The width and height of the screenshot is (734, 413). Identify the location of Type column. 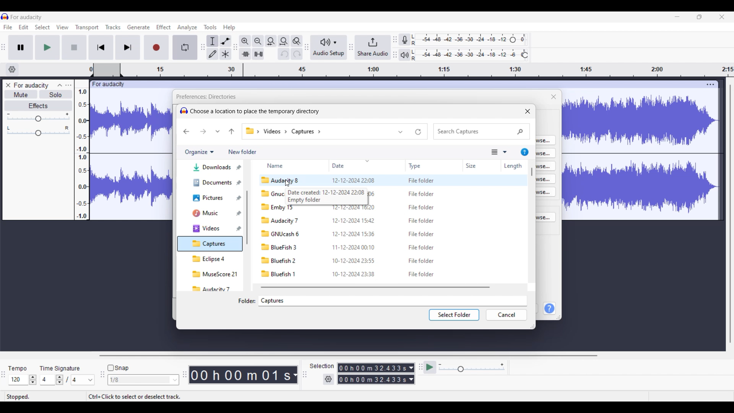
(419, 166).